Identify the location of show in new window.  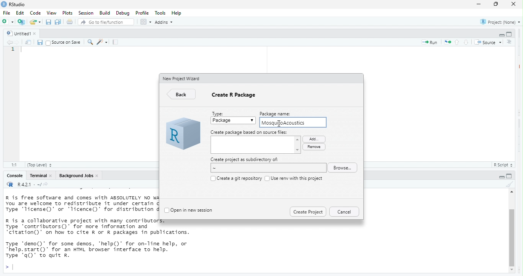
(28, 43).